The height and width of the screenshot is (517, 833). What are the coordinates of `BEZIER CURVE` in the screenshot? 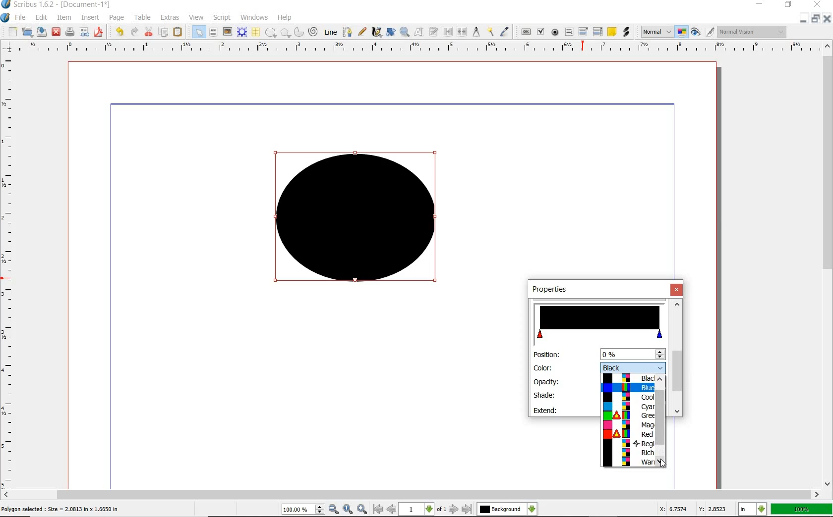 It's located at (348, 32).